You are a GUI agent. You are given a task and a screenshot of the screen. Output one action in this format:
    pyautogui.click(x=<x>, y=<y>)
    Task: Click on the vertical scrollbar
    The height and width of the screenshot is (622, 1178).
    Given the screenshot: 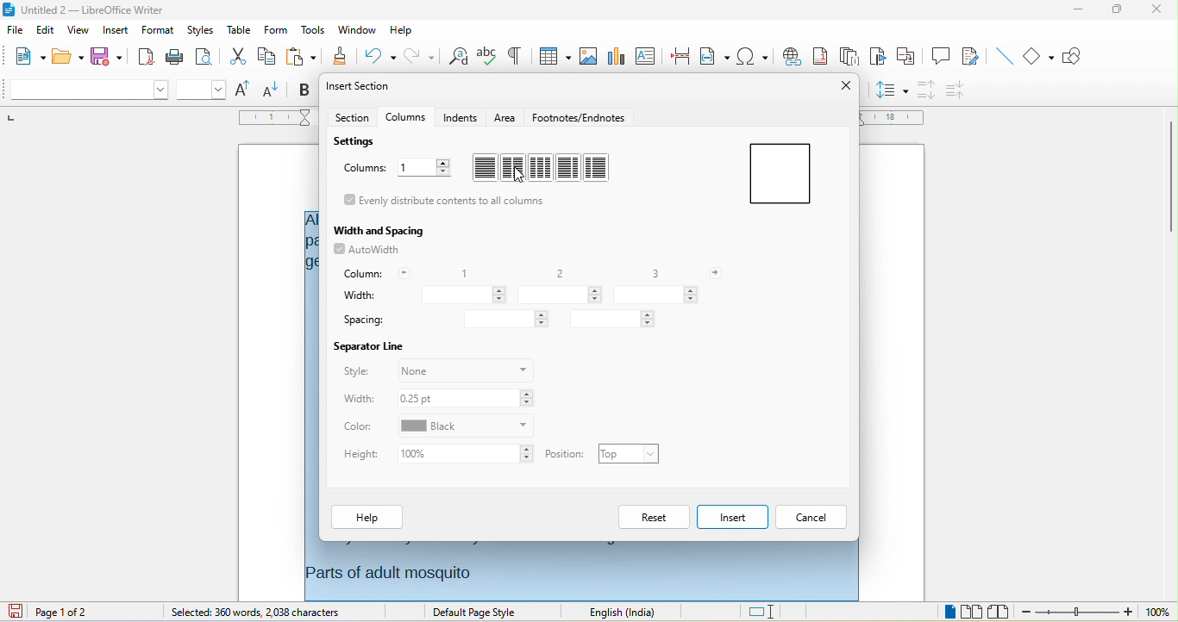 What is the action you would take?
    pyautogui.click(x=1172, y=176)
    